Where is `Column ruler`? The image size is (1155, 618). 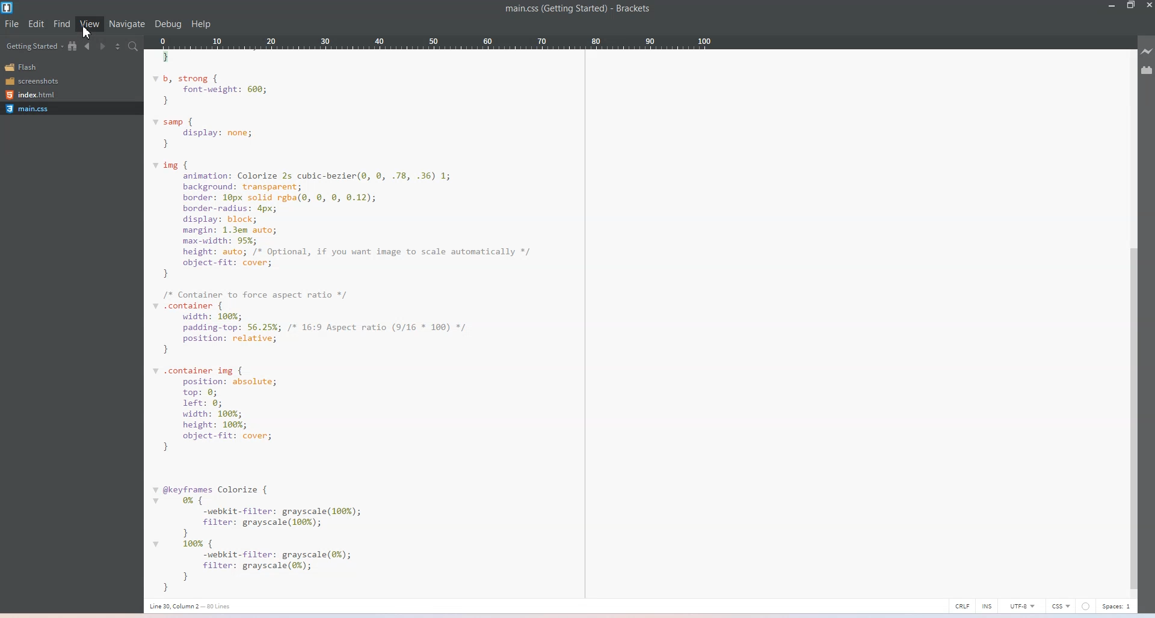 Column ruler is located at coordinates (478, 42).